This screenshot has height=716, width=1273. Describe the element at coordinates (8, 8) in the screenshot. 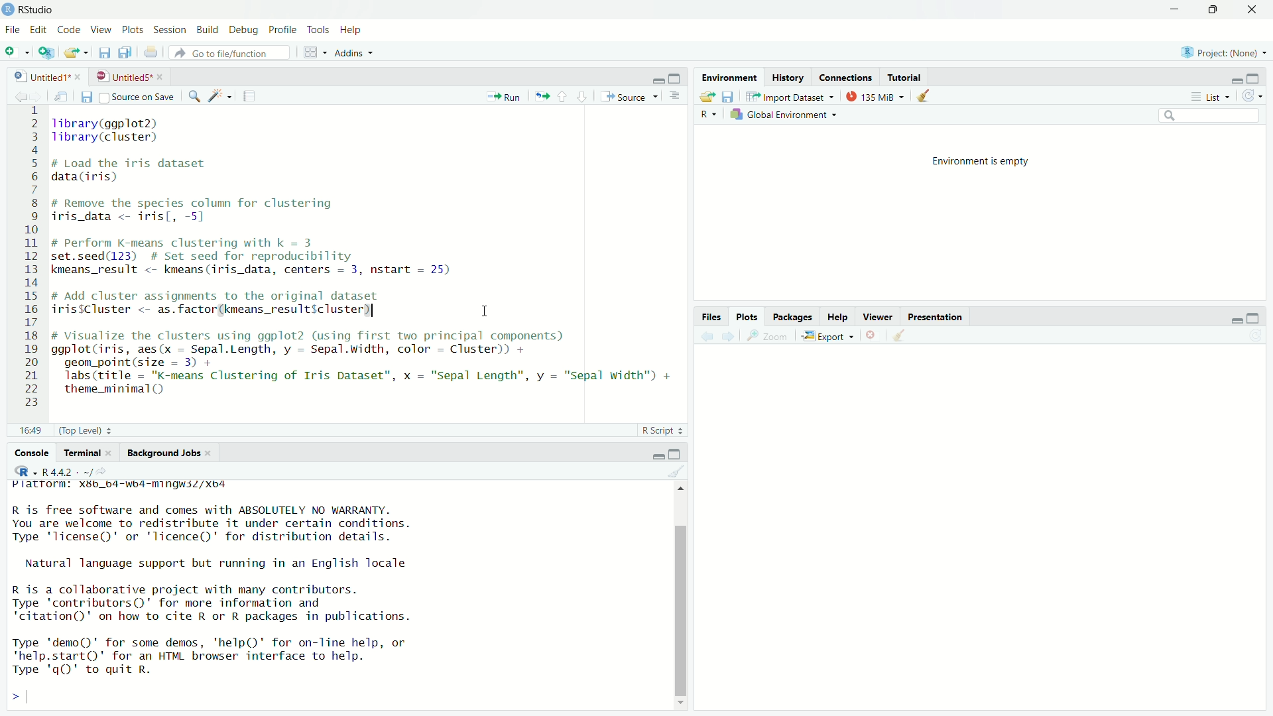

I see `logo` at that location.